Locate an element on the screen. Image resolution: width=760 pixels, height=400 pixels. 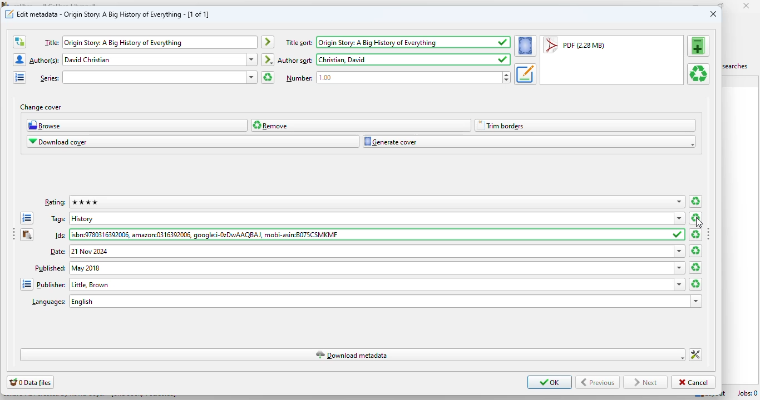
set the metadata of the book from the selected format is located at coordinates (525, 74).